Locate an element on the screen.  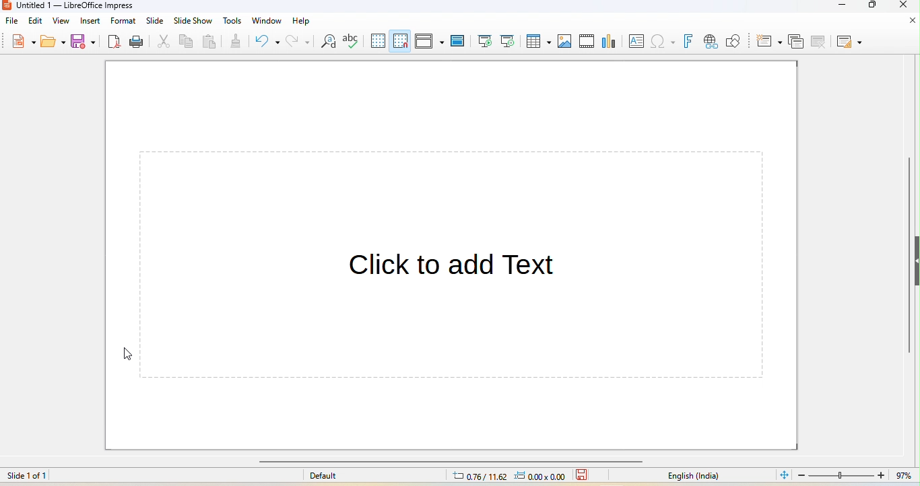
undo is located at coordinates (267, 42).